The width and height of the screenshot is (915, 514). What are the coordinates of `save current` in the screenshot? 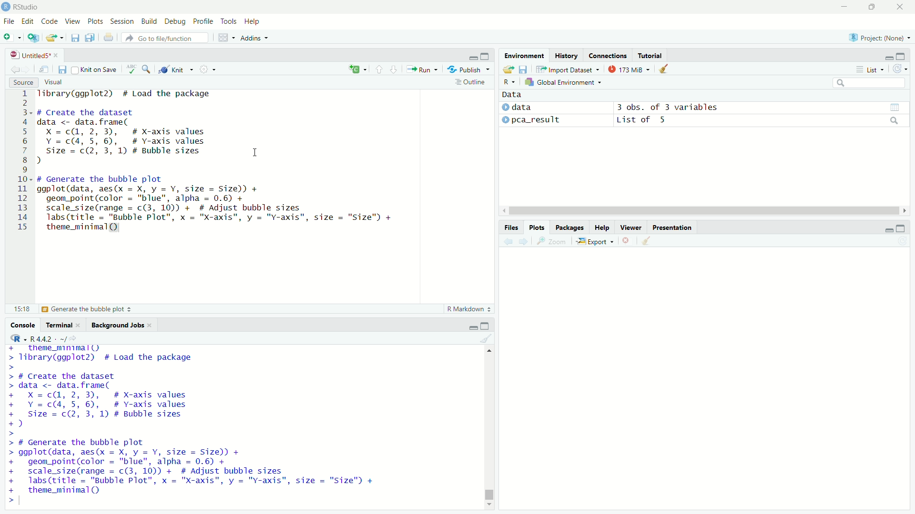 It's located at (76, 37).